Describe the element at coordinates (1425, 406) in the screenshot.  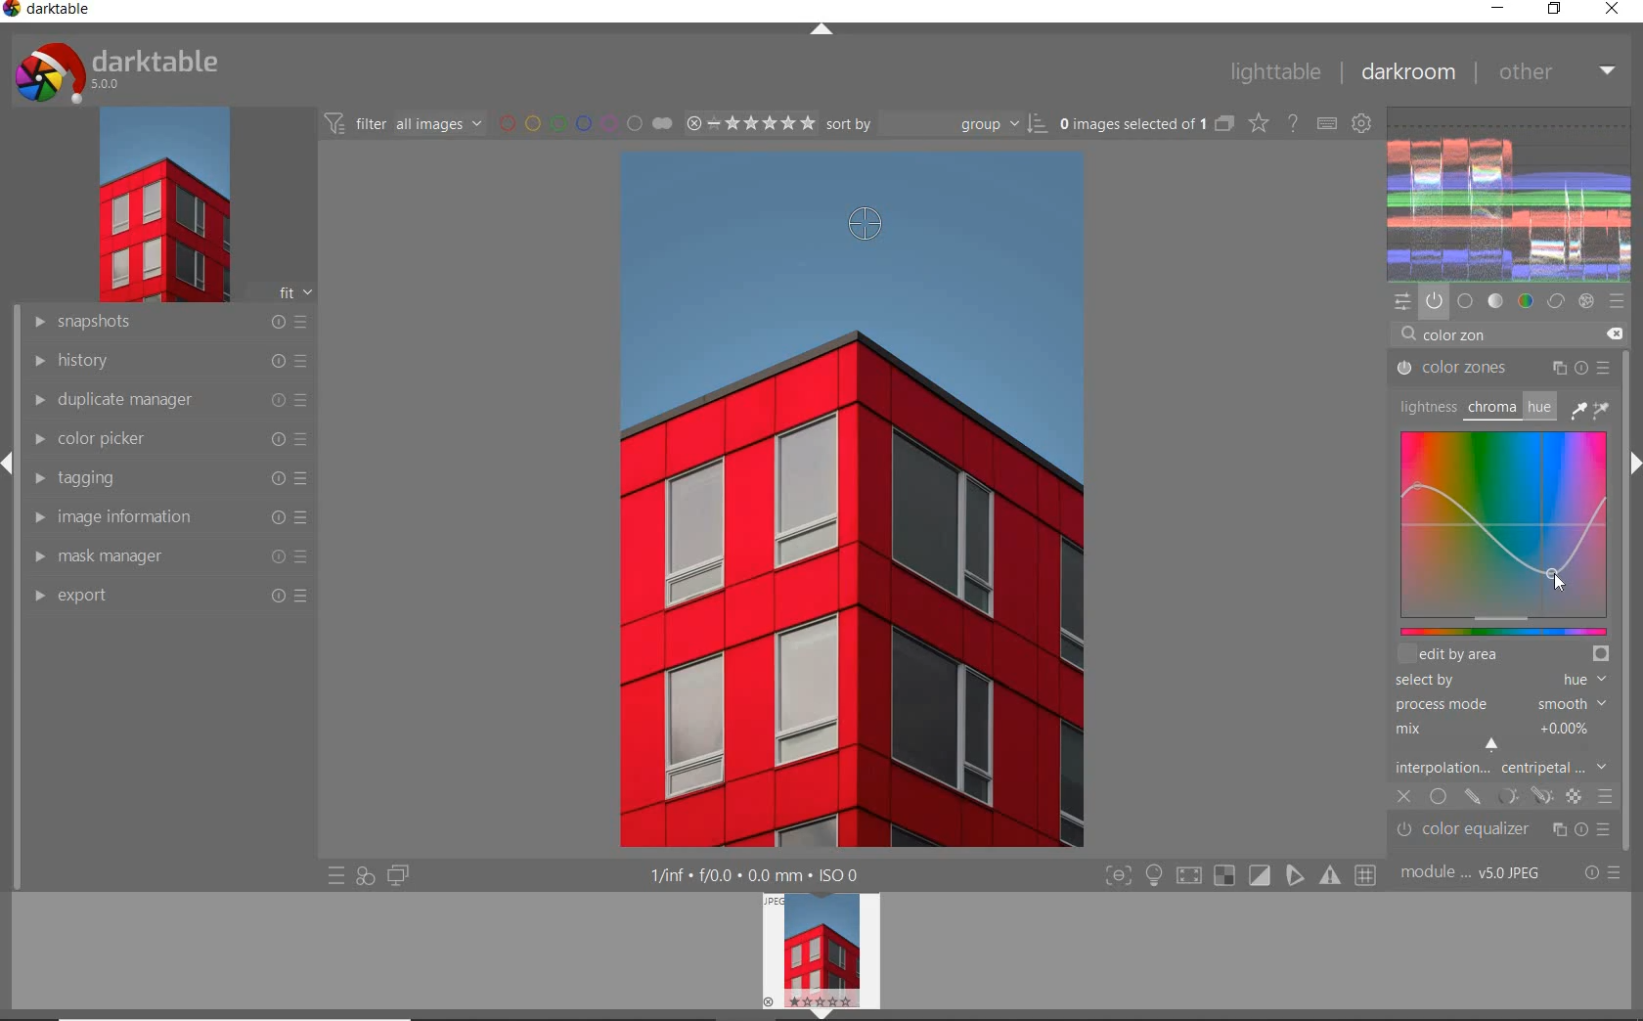
I see `LIGHTNESS` at that location.